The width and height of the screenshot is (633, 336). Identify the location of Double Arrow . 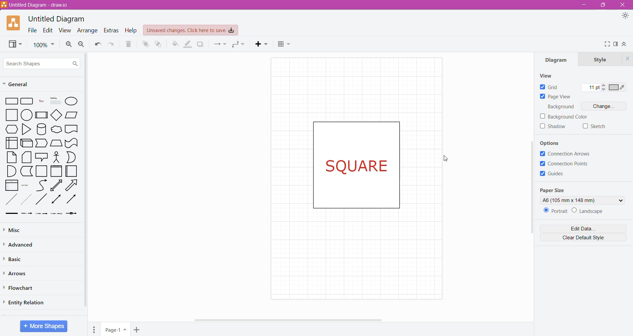
(56, 200).